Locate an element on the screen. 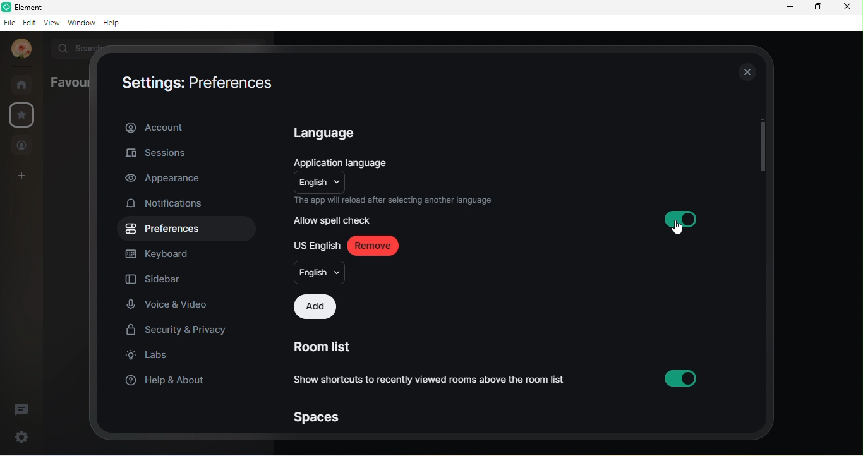 Image resolution: width=863 pixels, height=456 pixels. Enabled spellcheck option is located at coordinates (680, 219).